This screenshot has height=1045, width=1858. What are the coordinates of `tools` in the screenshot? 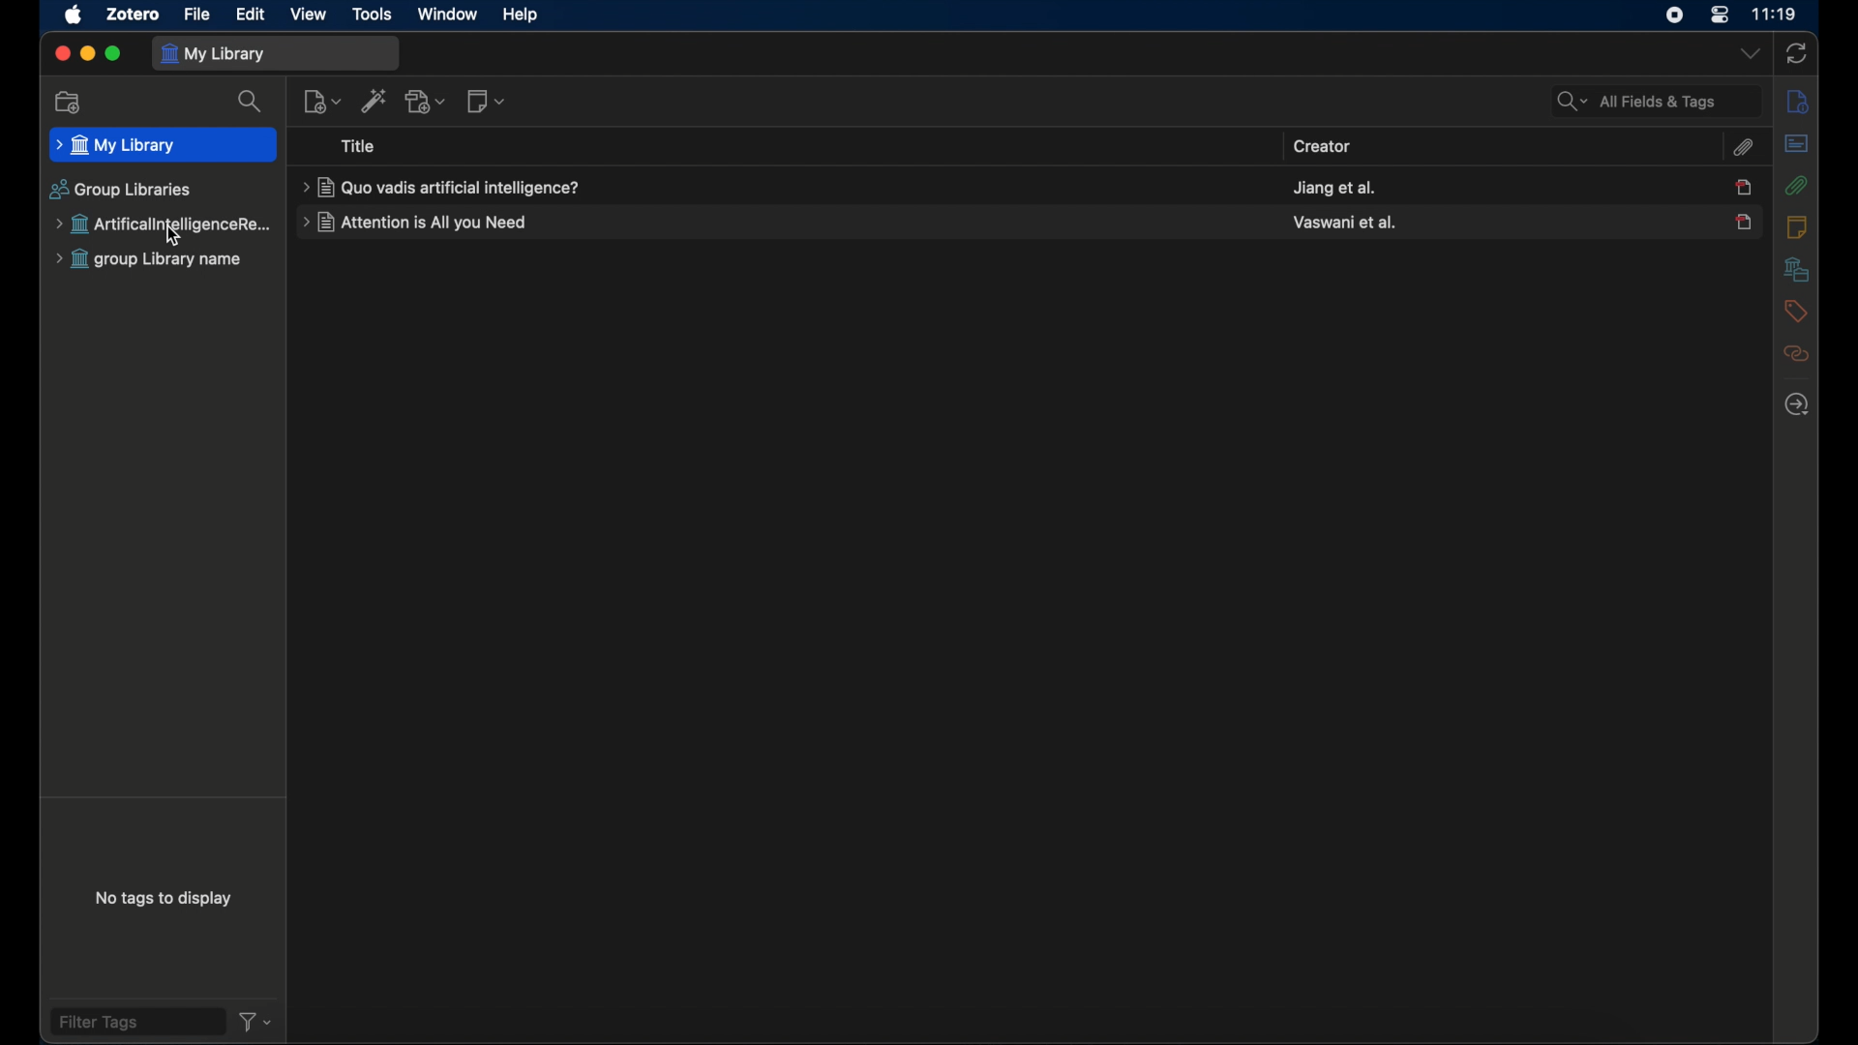 It's located at (372, 14).